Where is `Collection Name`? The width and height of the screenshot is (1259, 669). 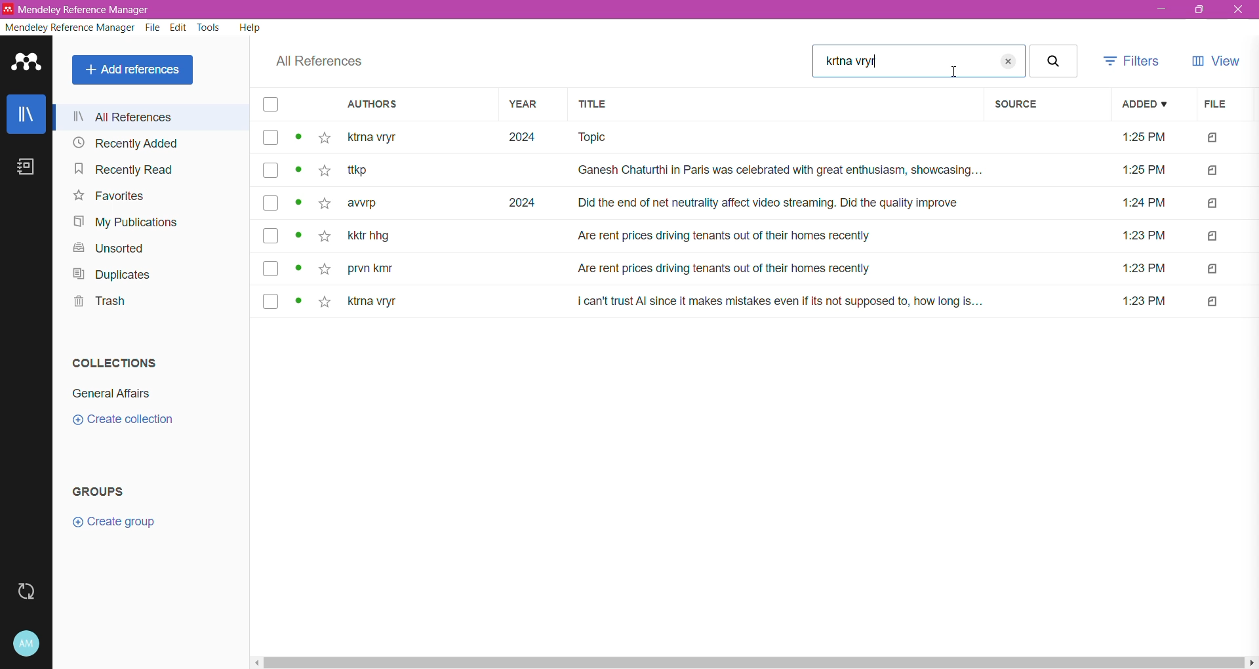 Collection Name is located at coordinates (116, 393).